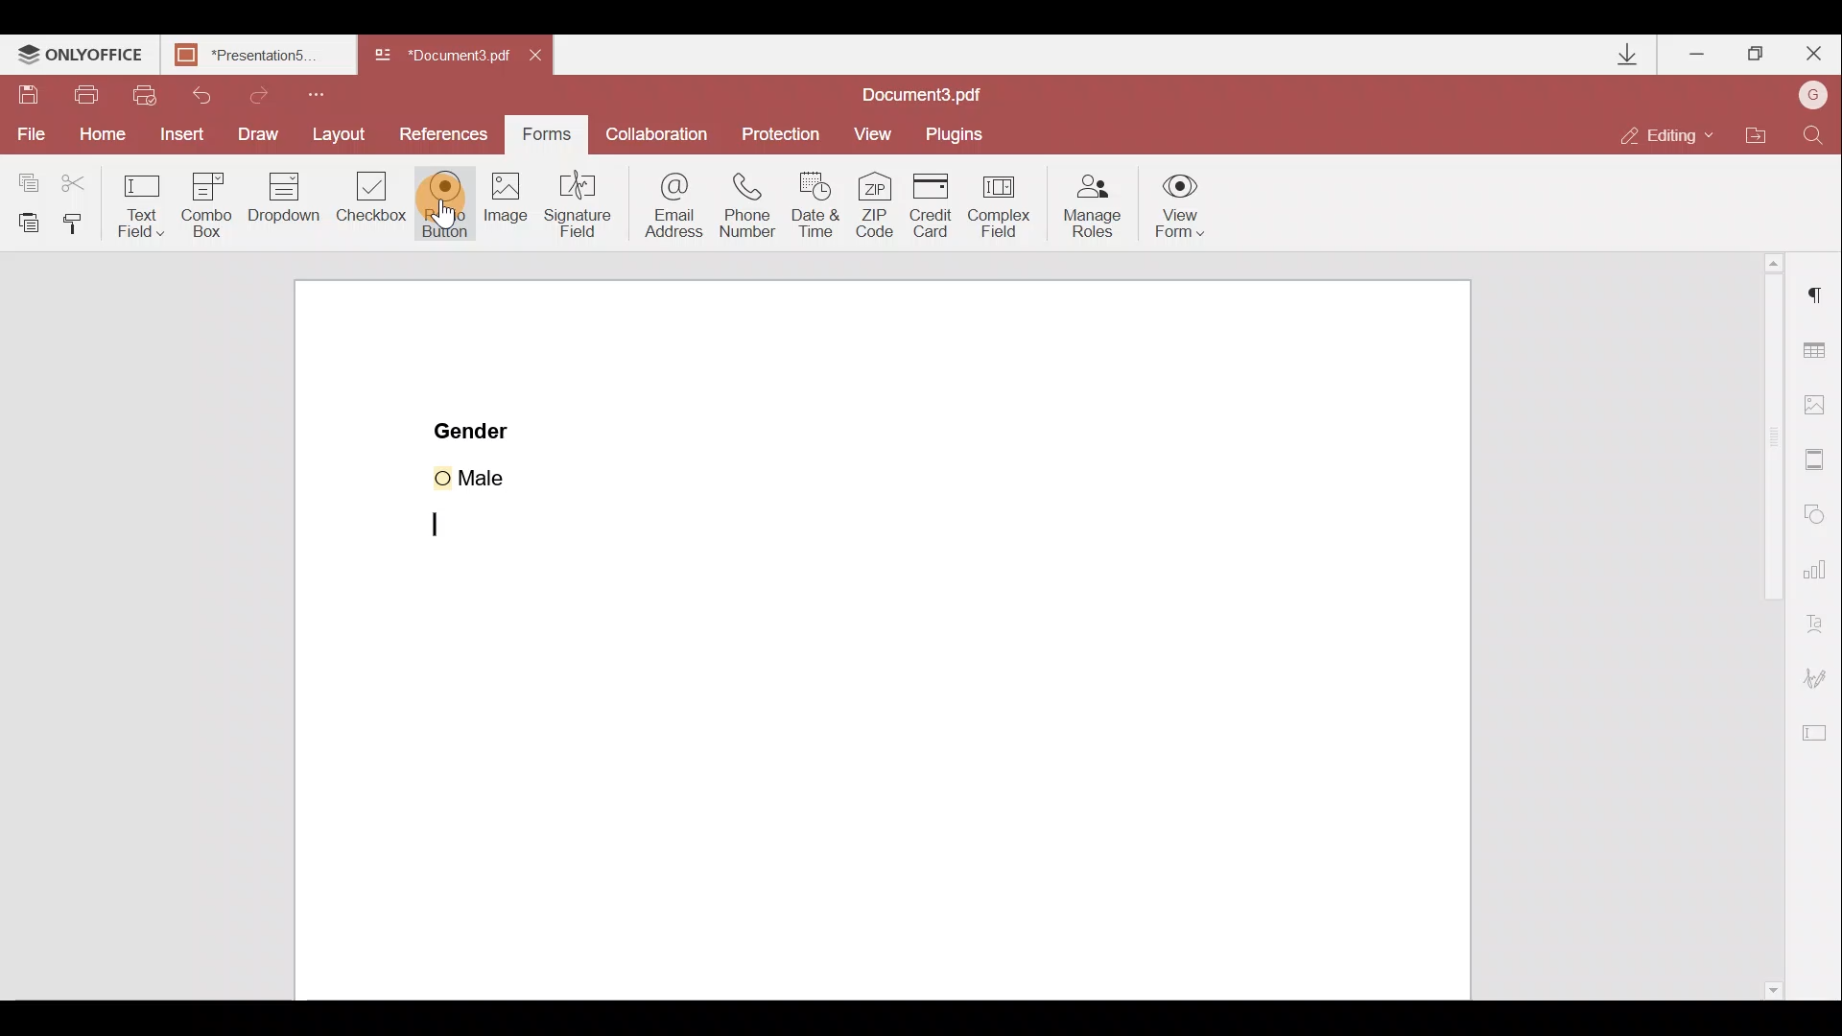 The width and height of the screenshot is (1842, 1036). I want to click on Credit card, so click(932, 200).